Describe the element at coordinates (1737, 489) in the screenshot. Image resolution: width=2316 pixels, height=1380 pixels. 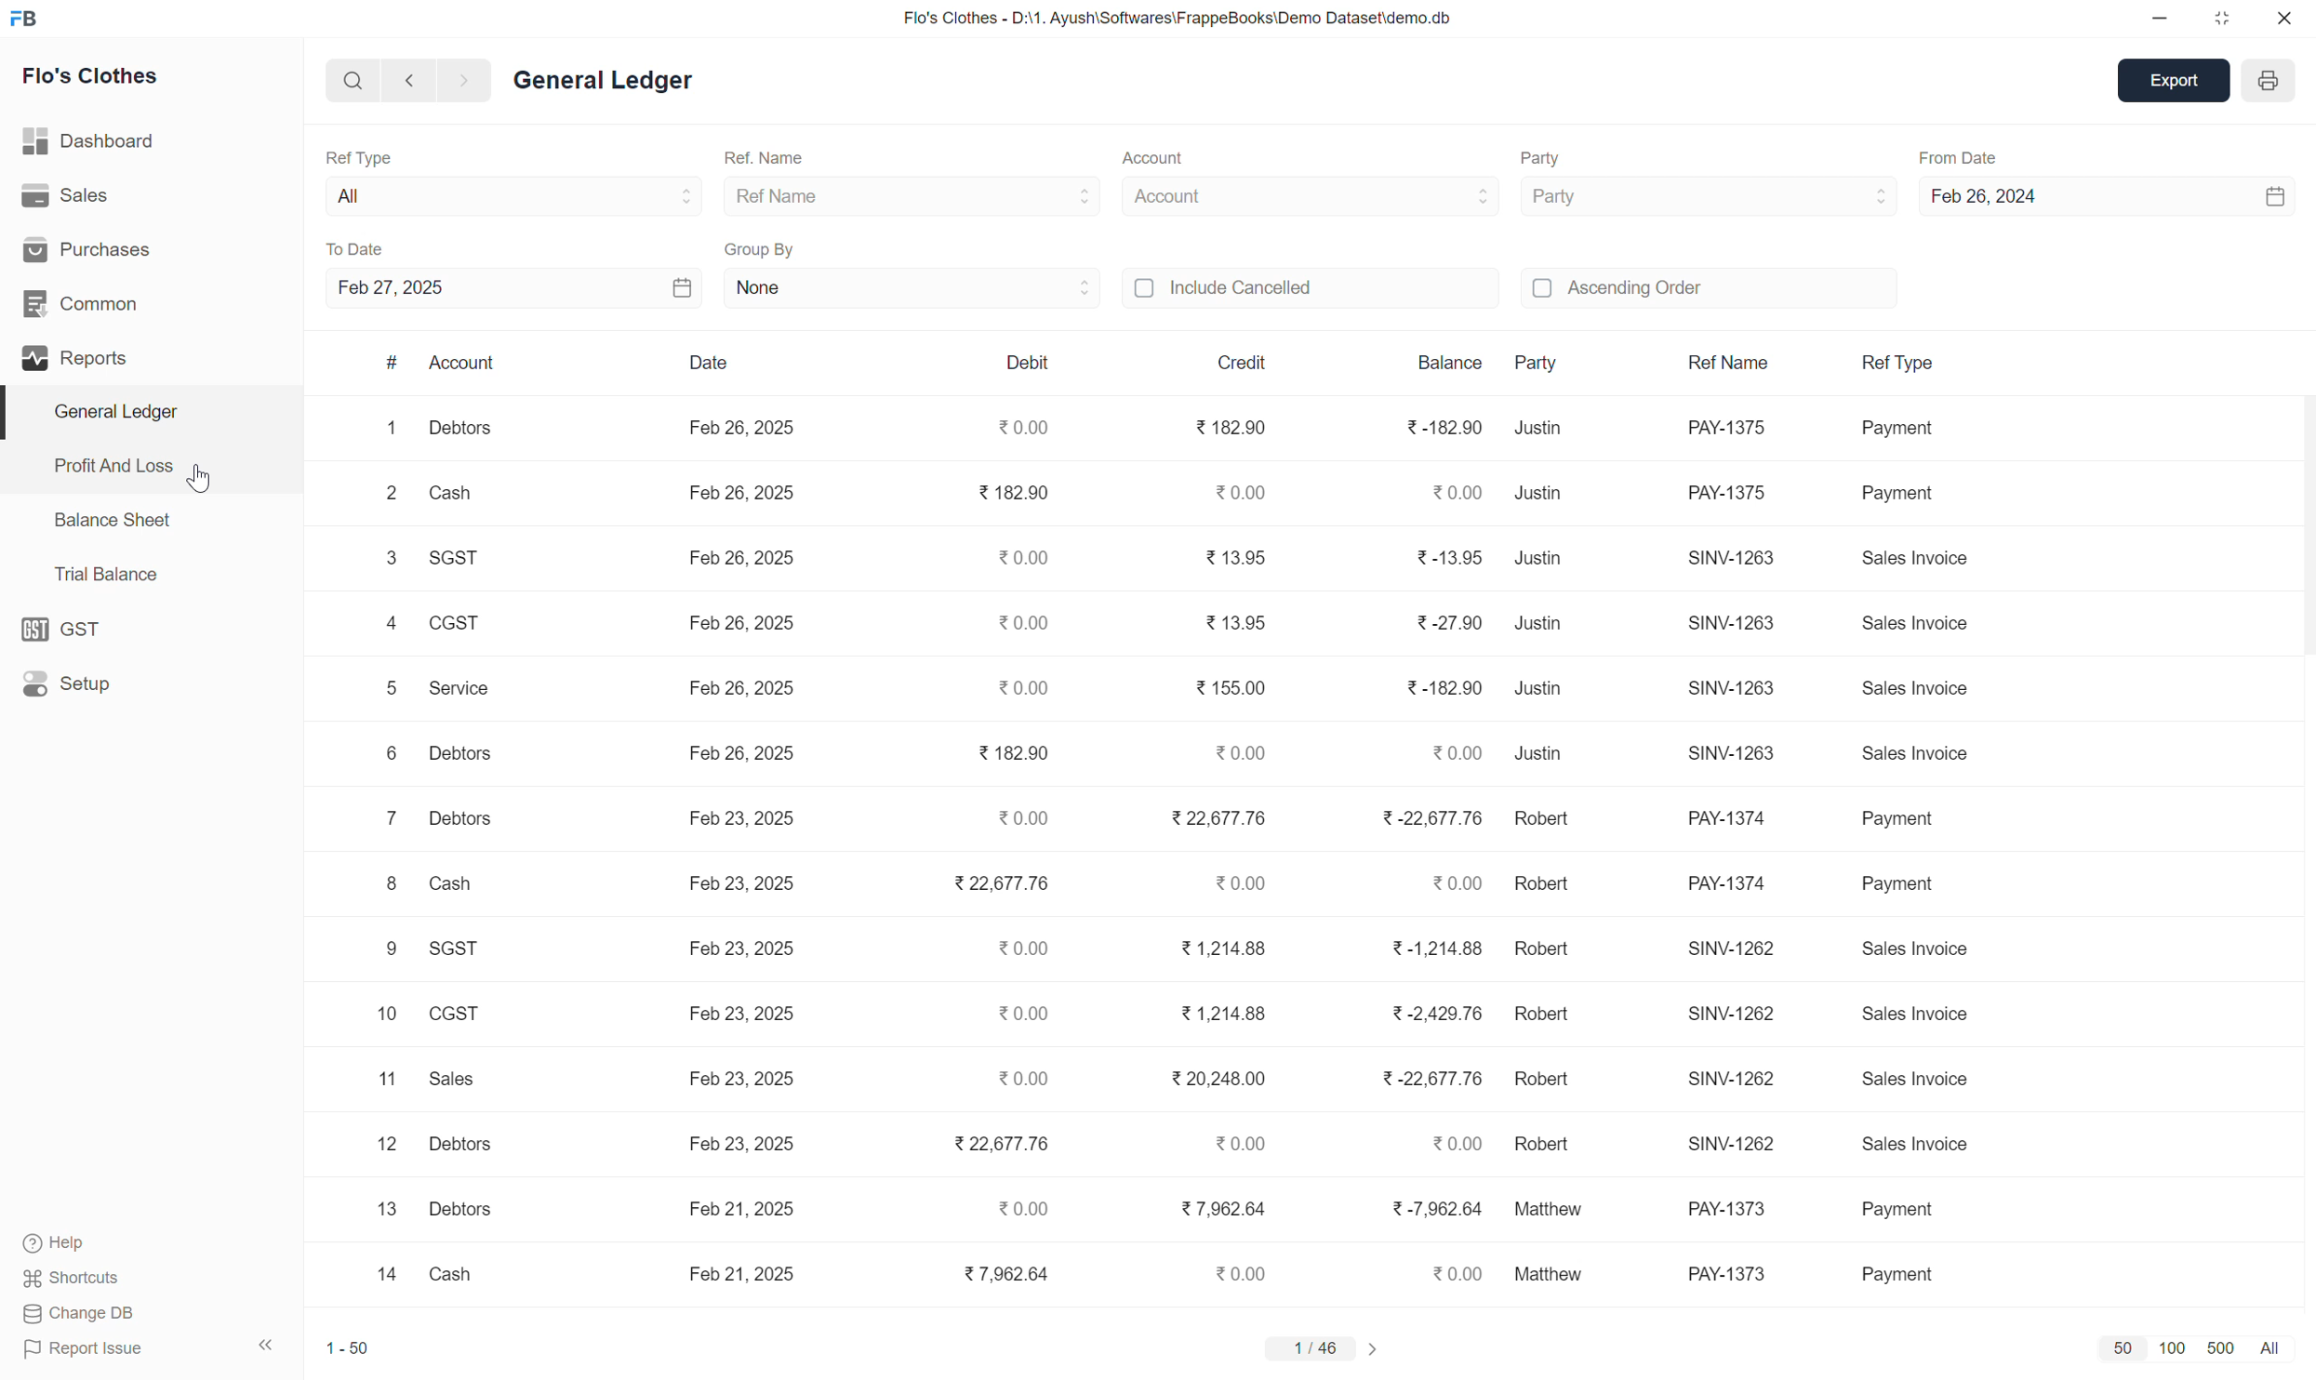
I see `PAY-1375` at that location.